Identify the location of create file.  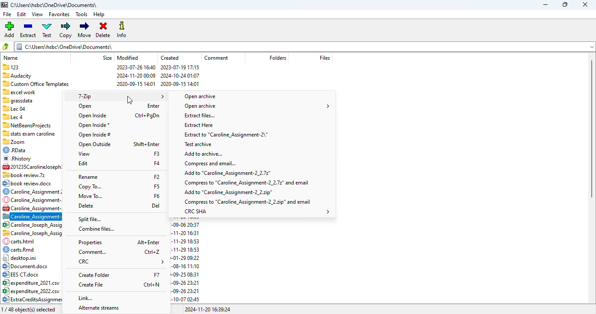
(91, 284).